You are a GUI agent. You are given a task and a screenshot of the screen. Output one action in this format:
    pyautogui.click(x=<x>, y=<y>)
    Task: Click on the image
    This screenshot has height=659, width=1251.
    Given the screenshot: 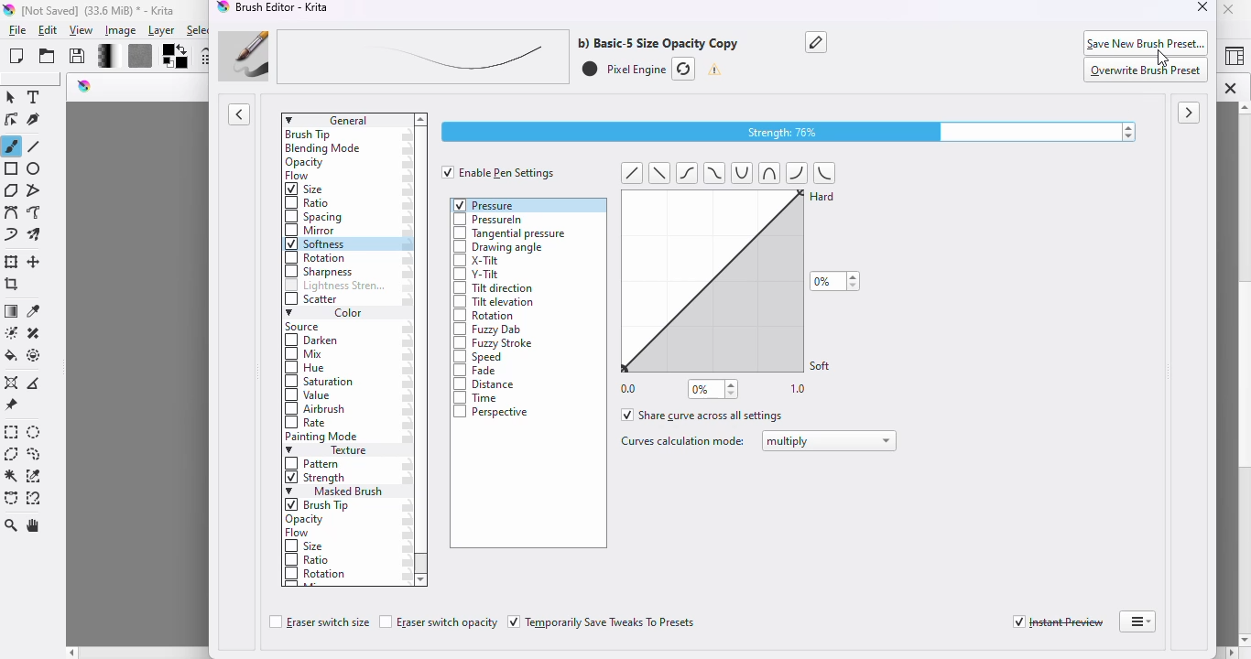 What is the action you would take?
    pyautogui.click(x=121, y=30)
    